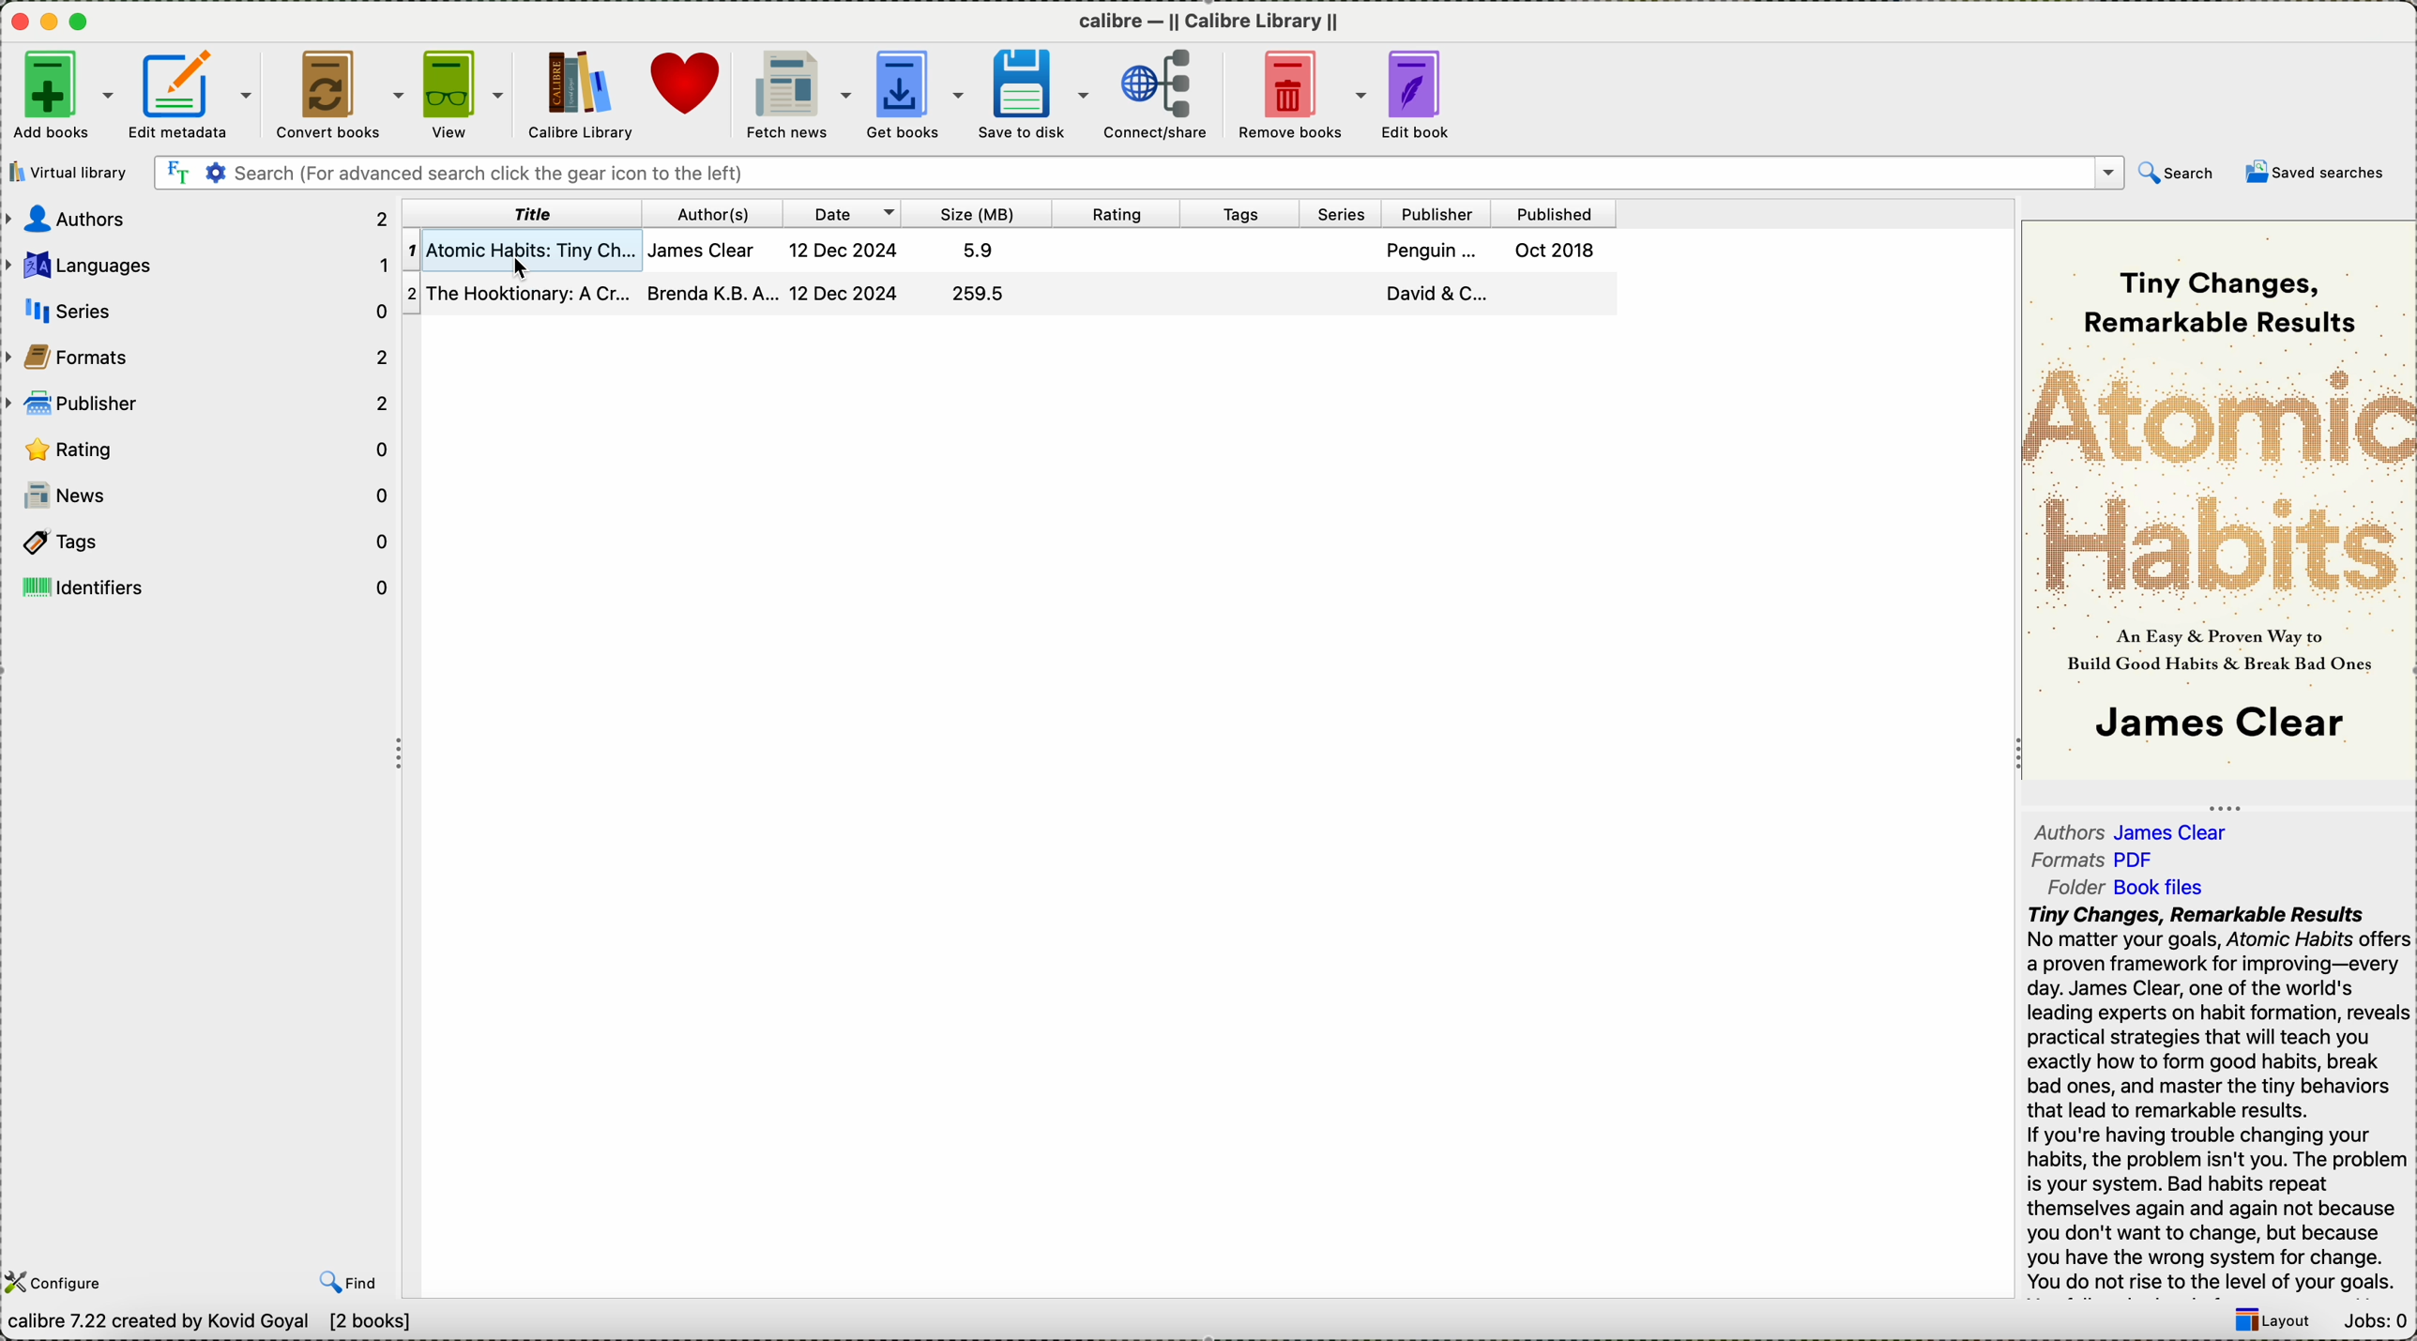  What do you see at coordinates (60, 1282) in the screenshot?
I see `configure` at bounding box center [60, 1282].